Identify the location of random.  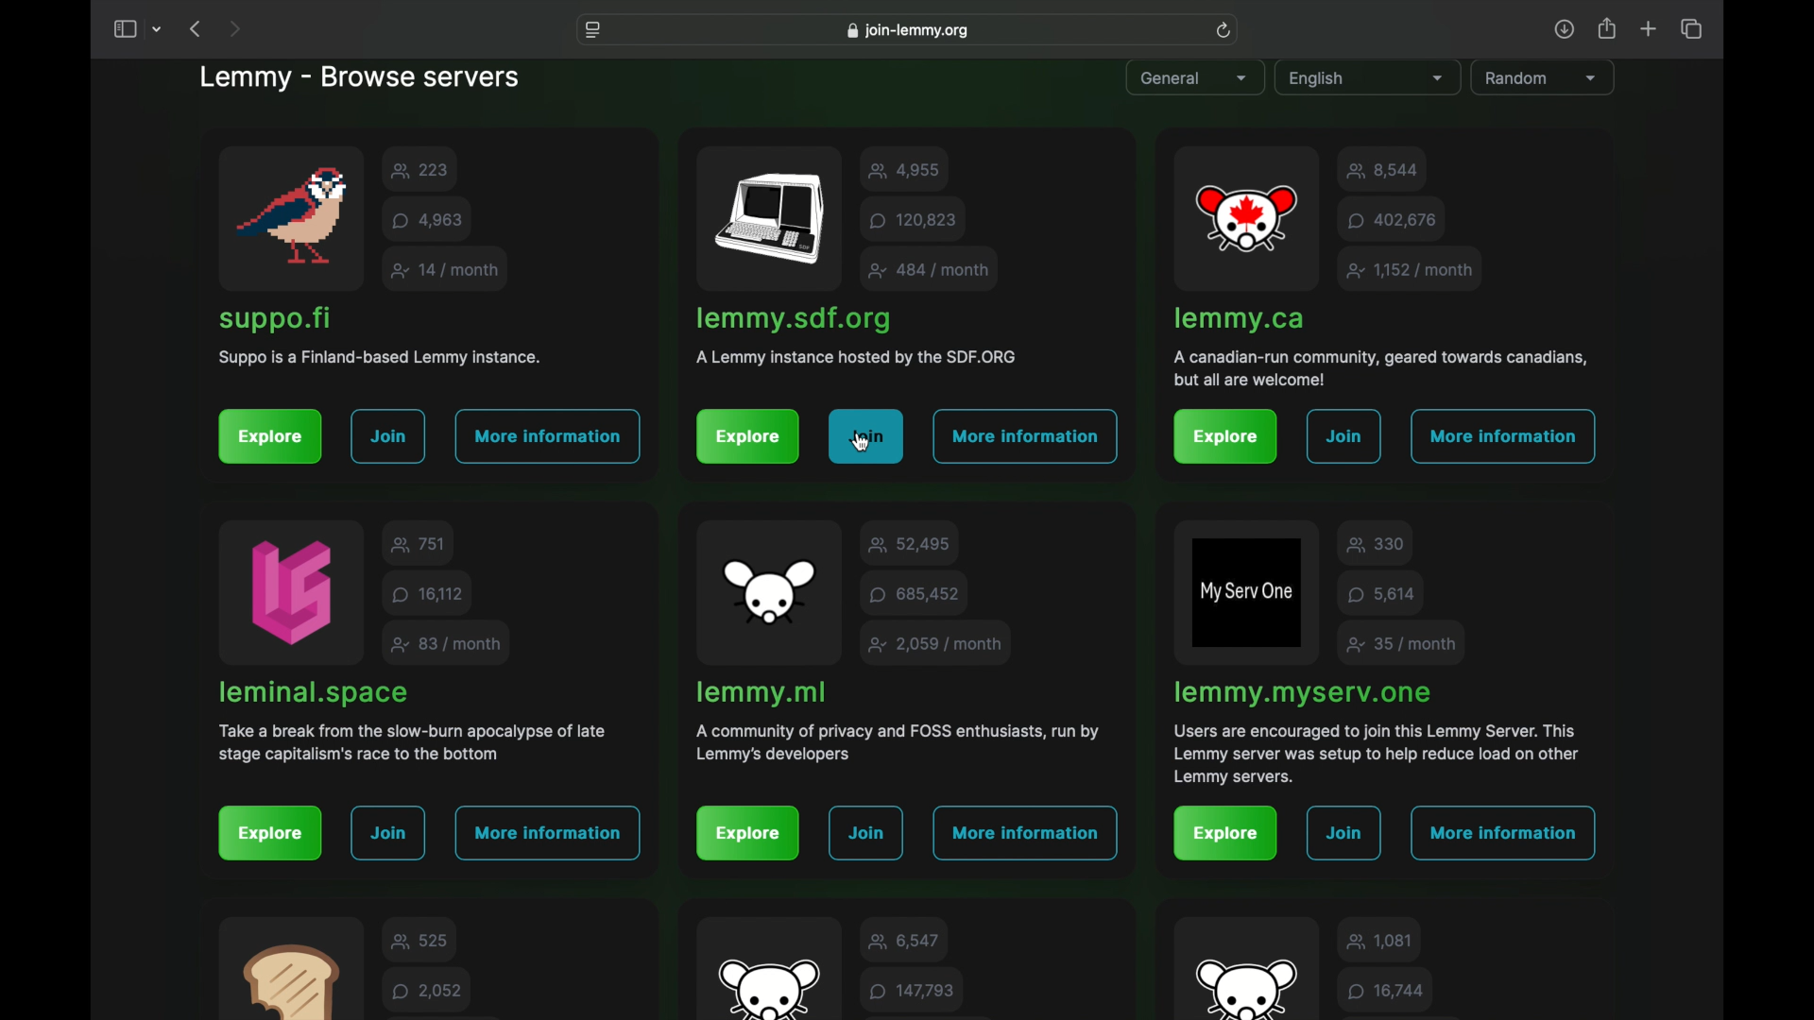
(1541, 77).